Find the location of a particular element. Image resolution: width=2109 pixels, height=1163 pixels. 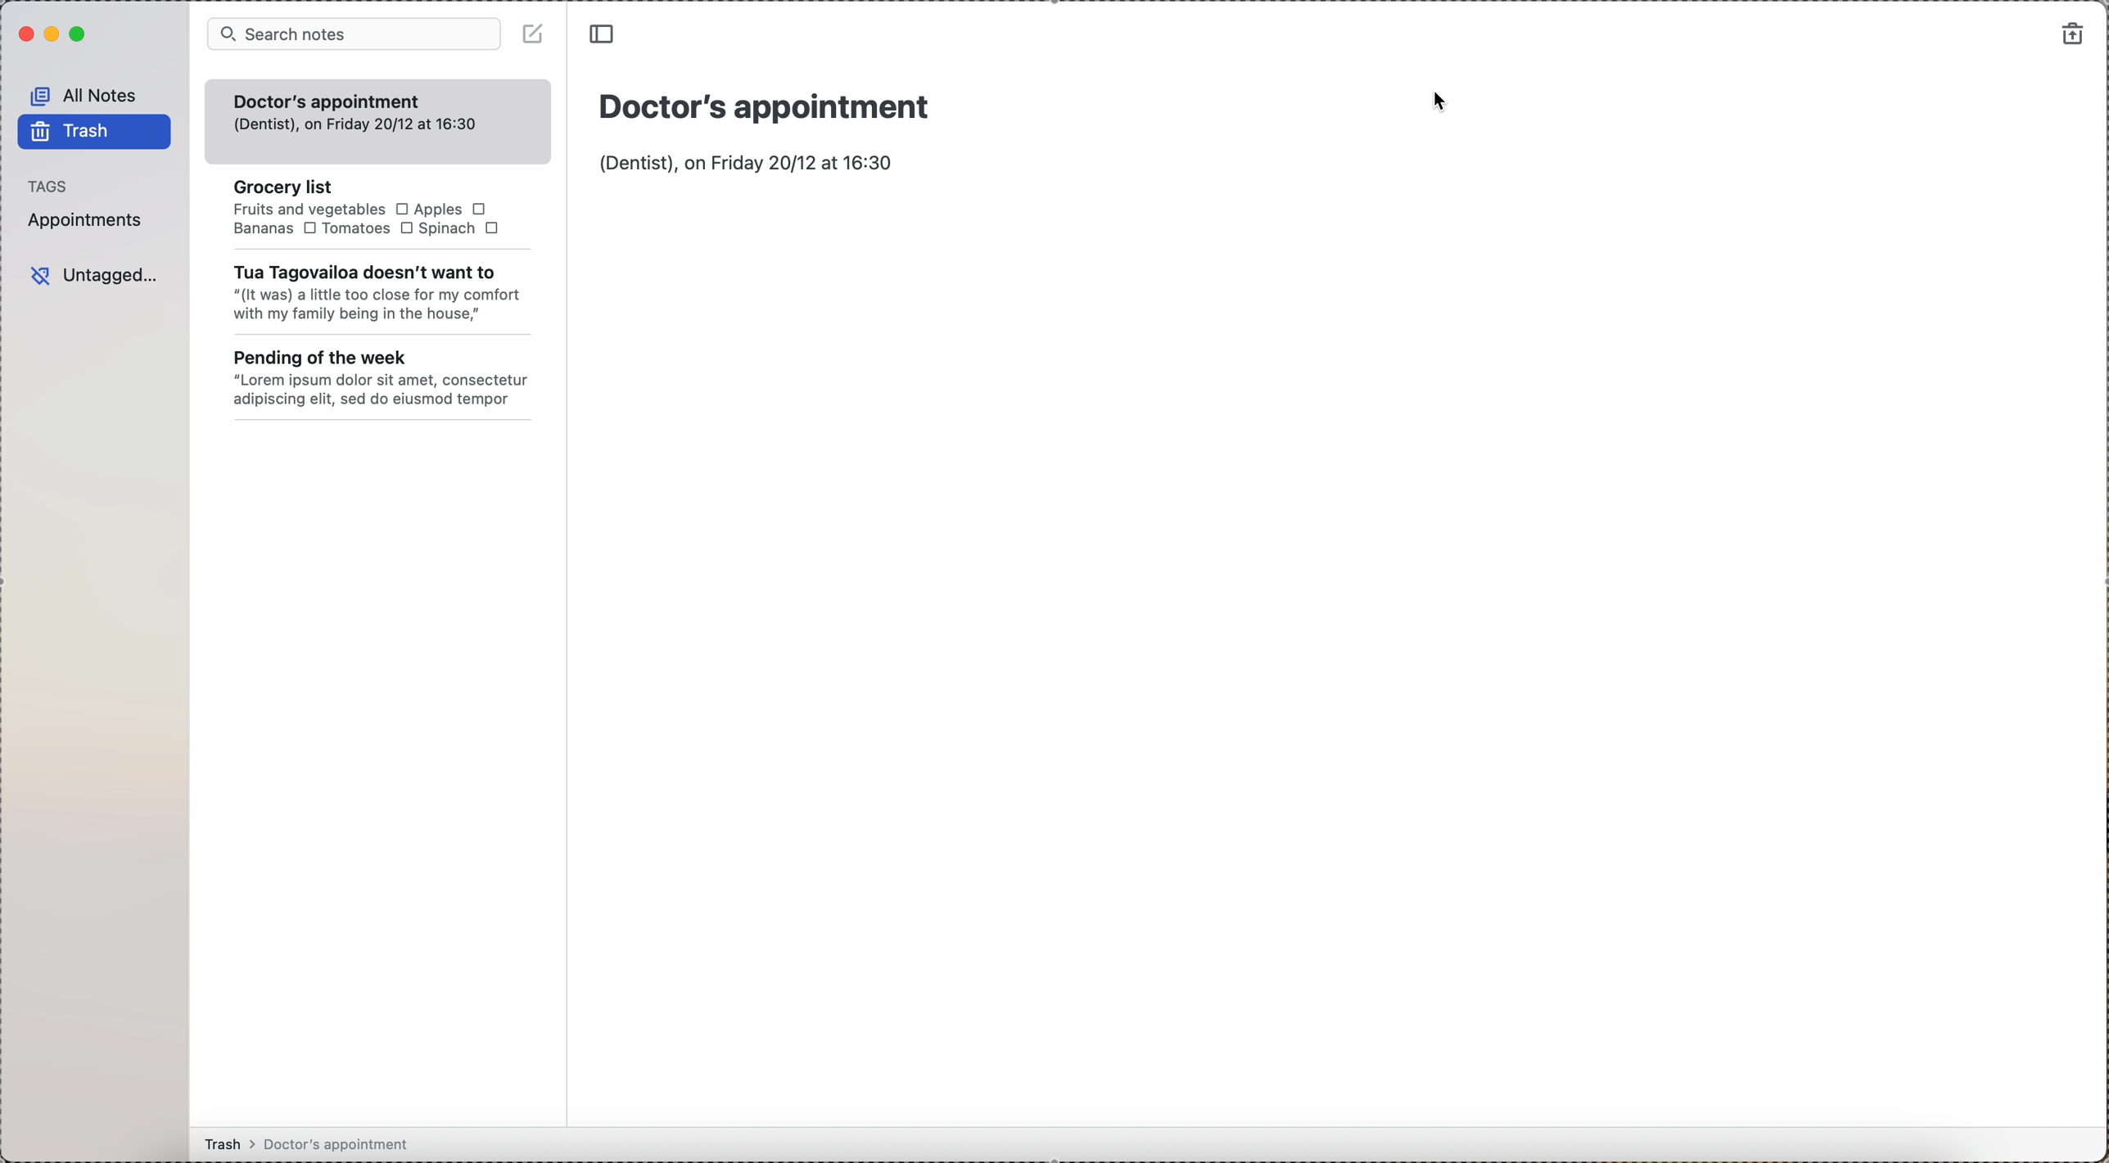

Spinach is located at coordinates (458, 230).